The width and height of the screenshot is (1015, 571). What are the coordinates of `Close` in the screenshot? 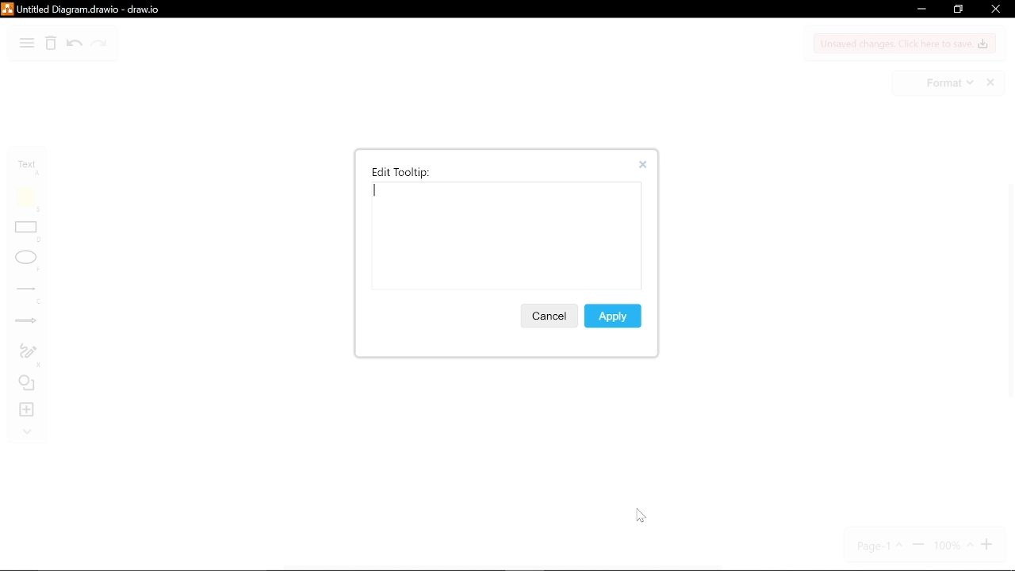 It's located at (647, 165).